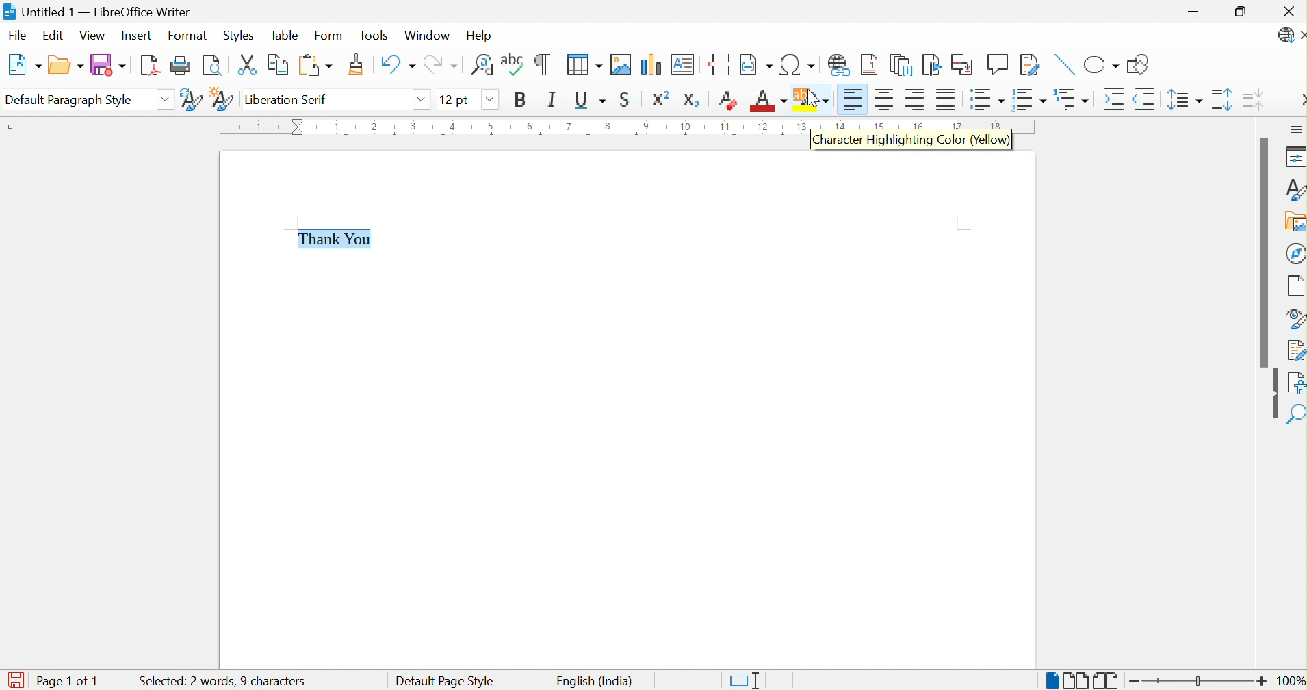 This screenshot has height=690, width=1307. Describe the element at coordinates (1242, 12) in the screenshot. I see `Restore Down` at that location.